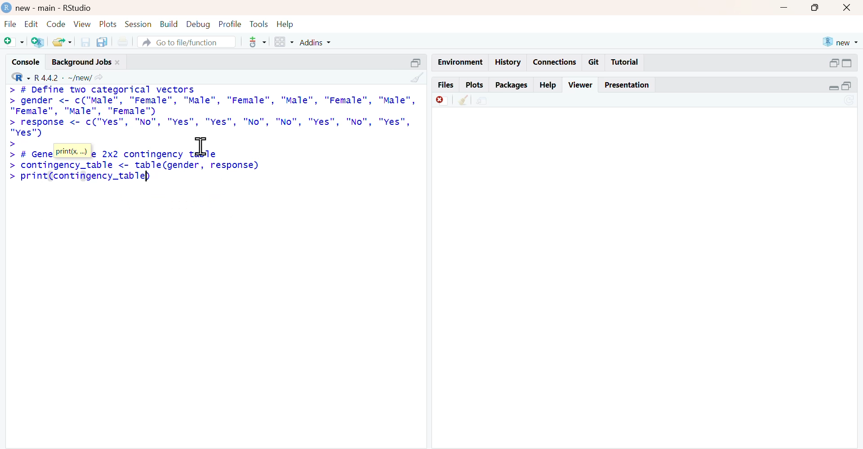  Describe the element at coordinates (62, 42) in the screenshot. I see `share folder as` at that location.